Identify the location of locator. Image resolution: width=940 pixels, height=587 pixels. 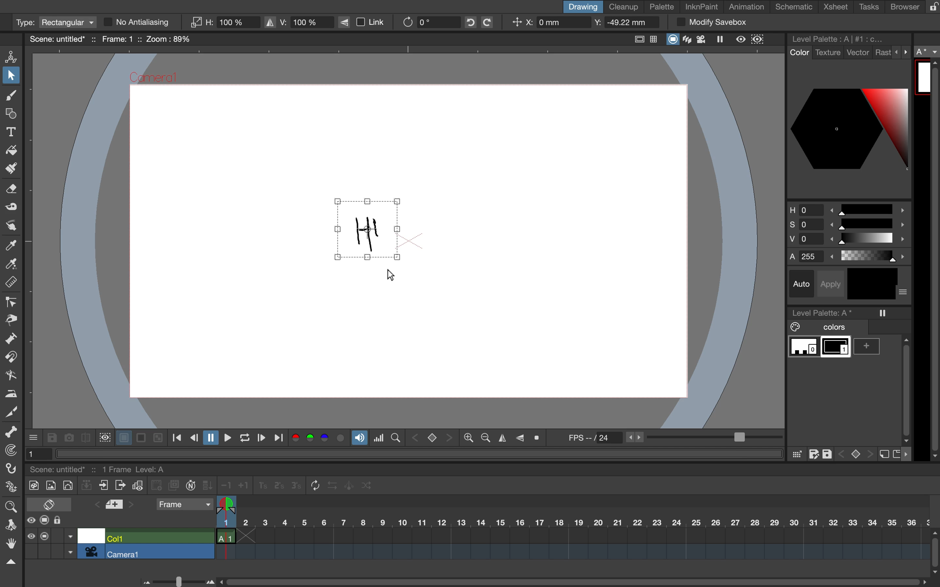
(395, 437).